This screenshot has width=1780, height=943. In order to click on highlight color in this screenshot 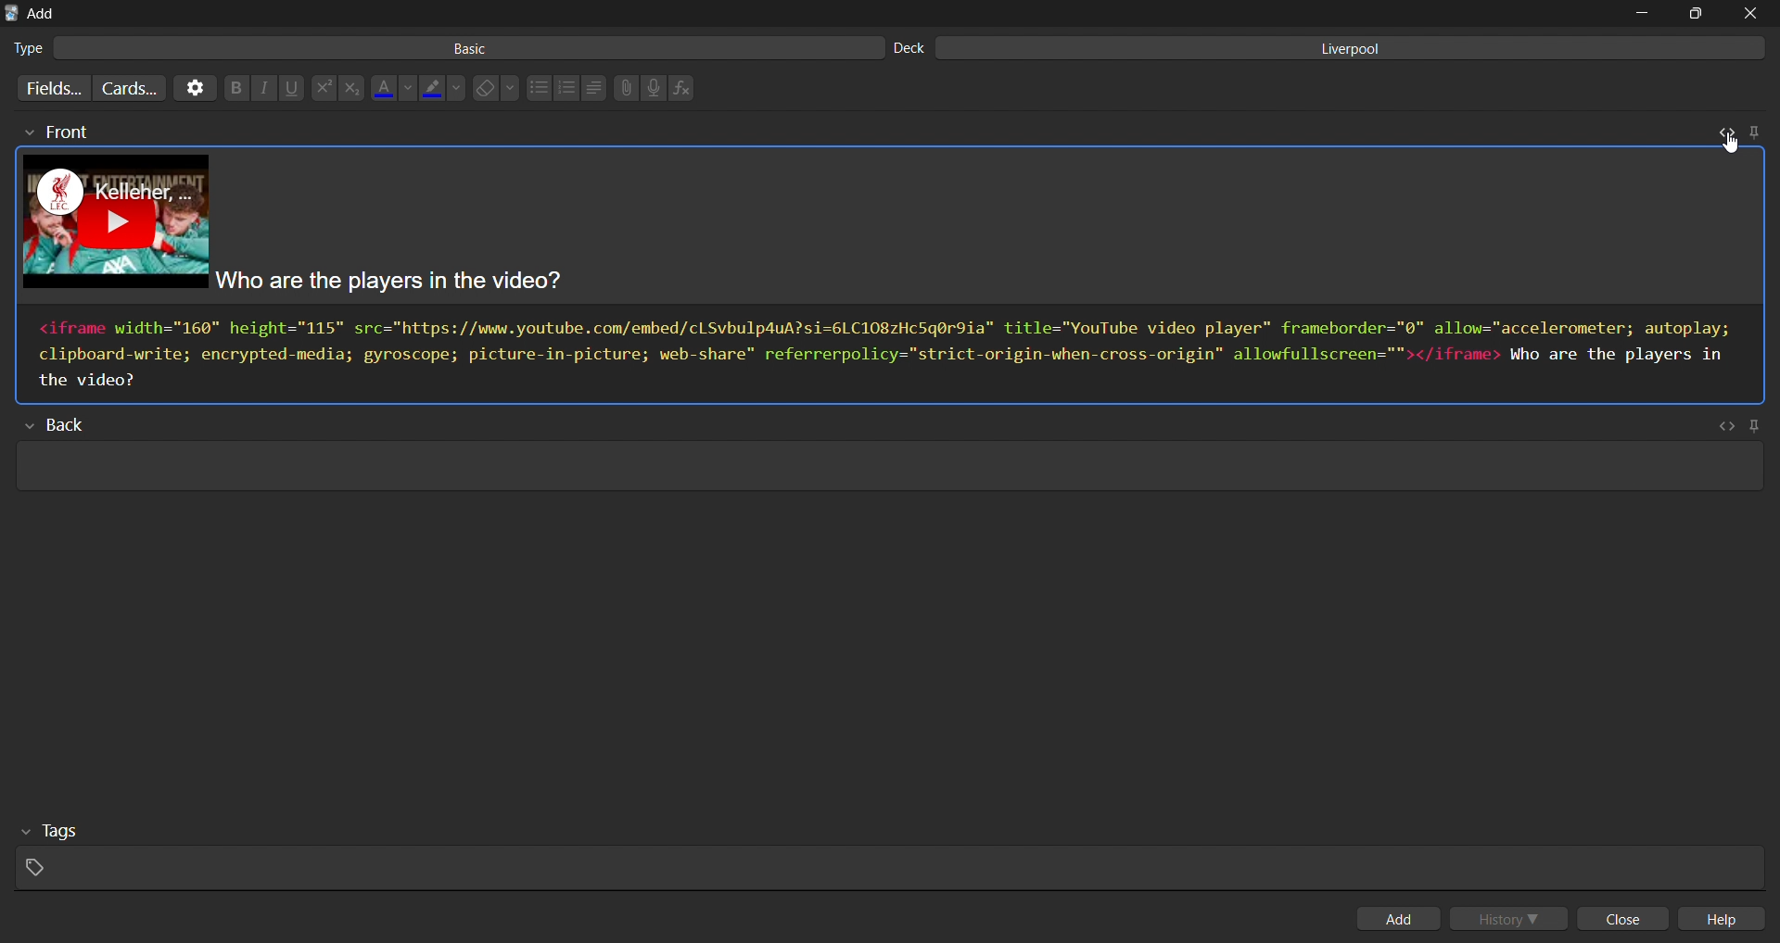, I will do `click(444, 85)`.